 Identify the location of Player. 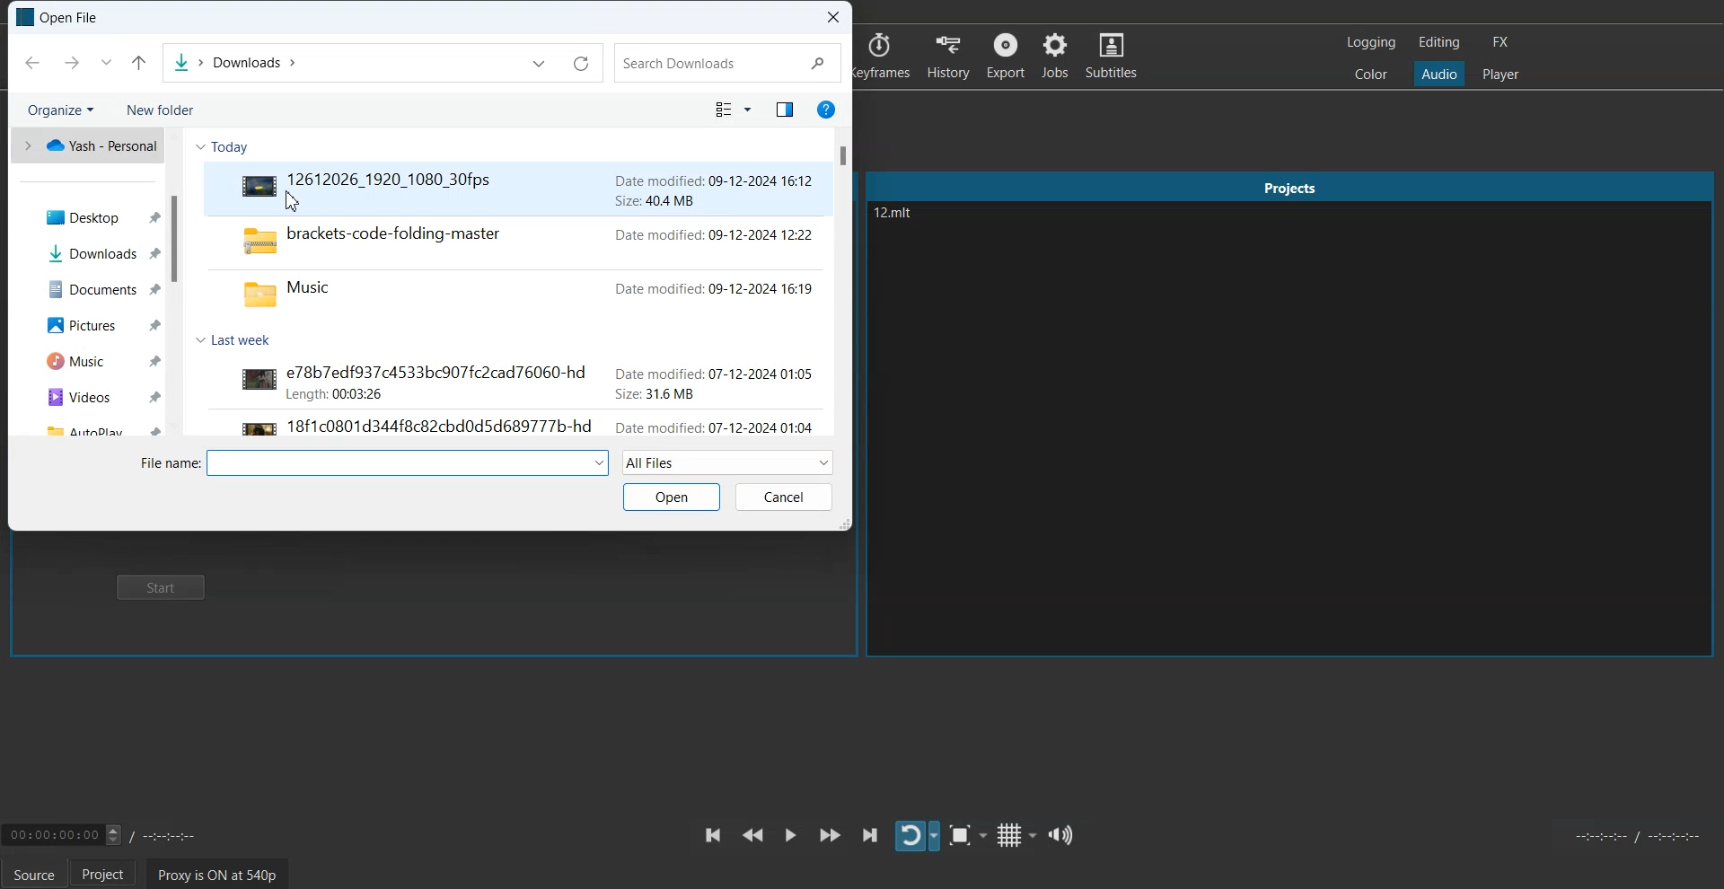
(1500, 75).